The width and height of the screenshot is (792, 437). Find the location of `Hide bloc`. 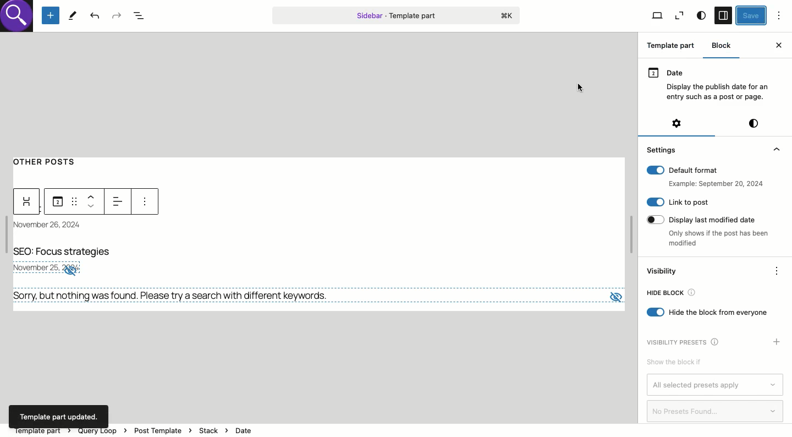

Hide bloc is located at coordinates (670, 294).